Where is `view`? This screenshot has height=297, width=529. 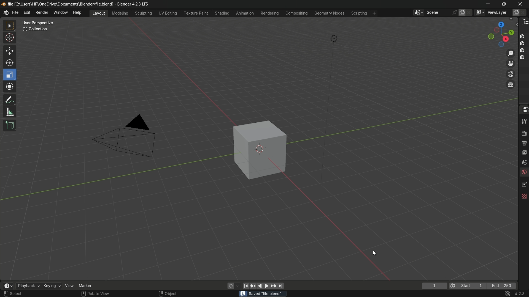
view is located at coordinates (69, 285).